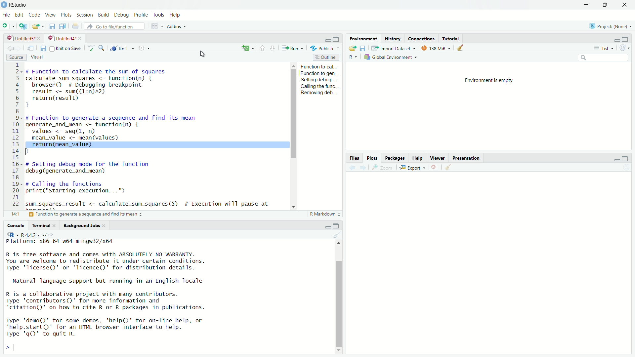 The height and width of the screenshot is (357, 635). What do you see at coordinates (337, 225) in the screenshot?
I see `maximize` at bounding box center [337, 225].